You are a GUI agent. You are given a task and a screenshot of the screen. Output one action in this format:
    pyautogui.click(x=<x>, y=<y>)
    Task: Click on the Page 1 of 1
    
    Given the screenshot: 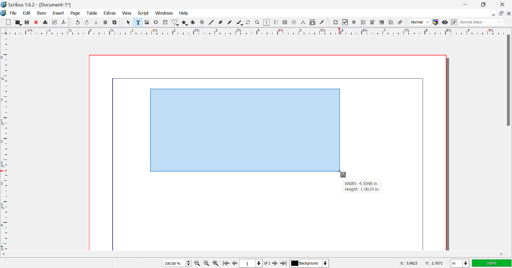 What is the action you would take?
    pyautogui.click(x=255, y=263)
    